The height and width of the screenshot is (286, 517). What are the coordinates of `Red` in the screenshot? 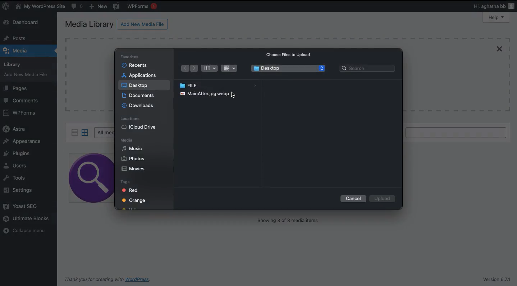 It's located at (127, 191).